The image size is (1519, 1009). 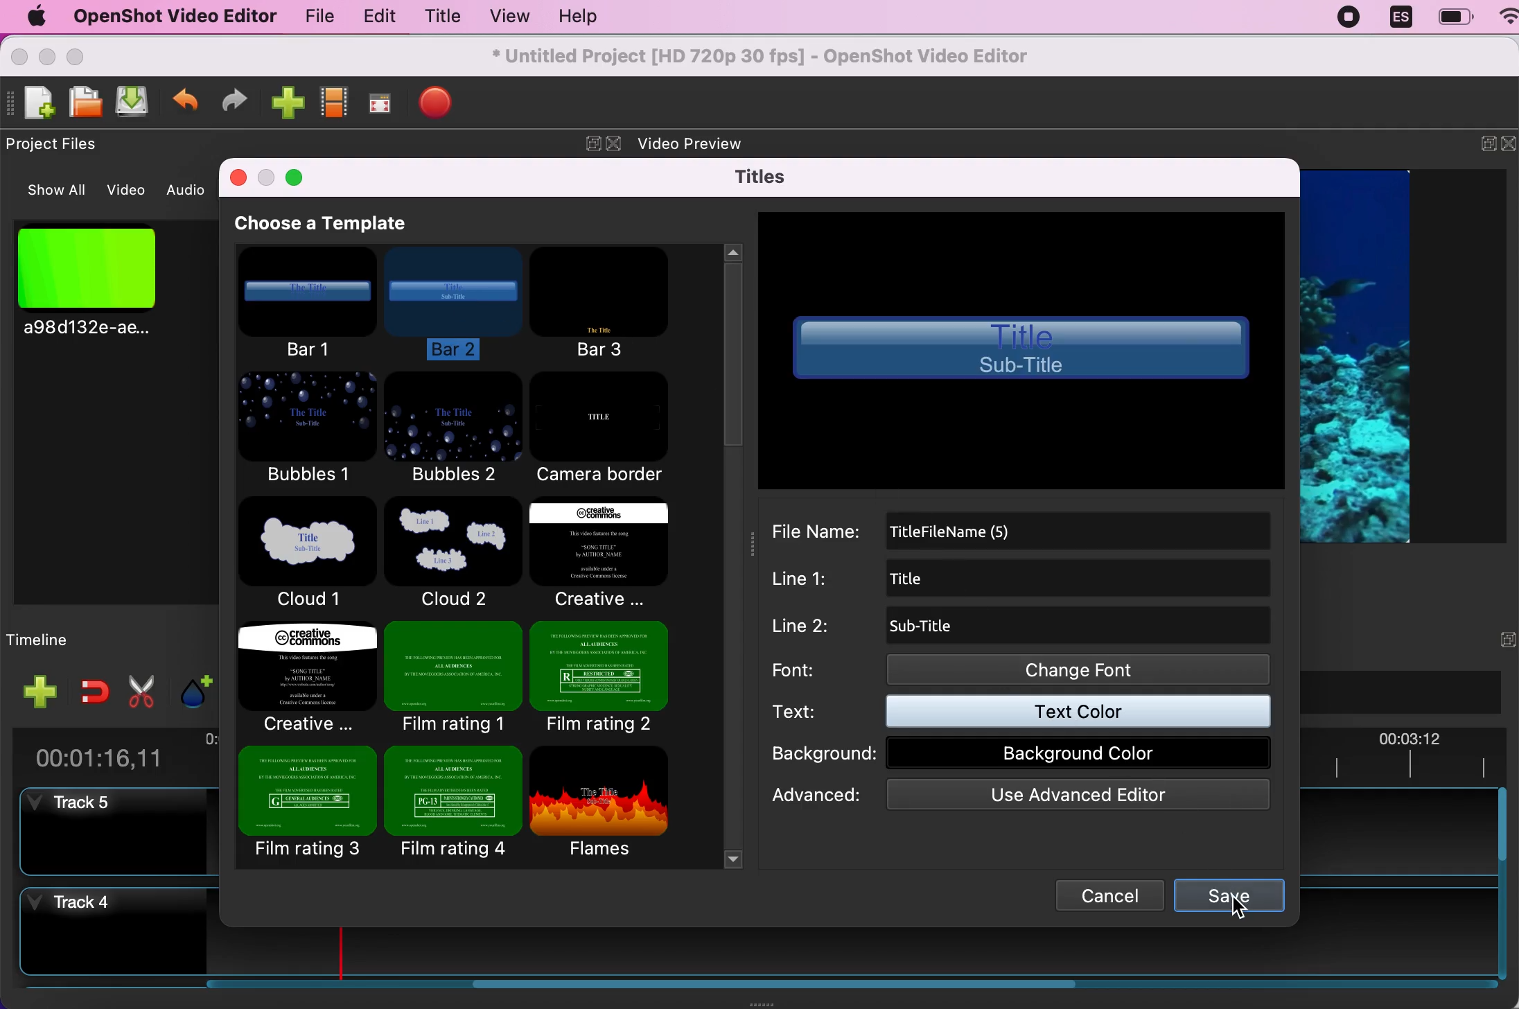 What do you see at coordinates (1022, 671) in the screenshot?
I see `font` at bounding box center [1022, 671].